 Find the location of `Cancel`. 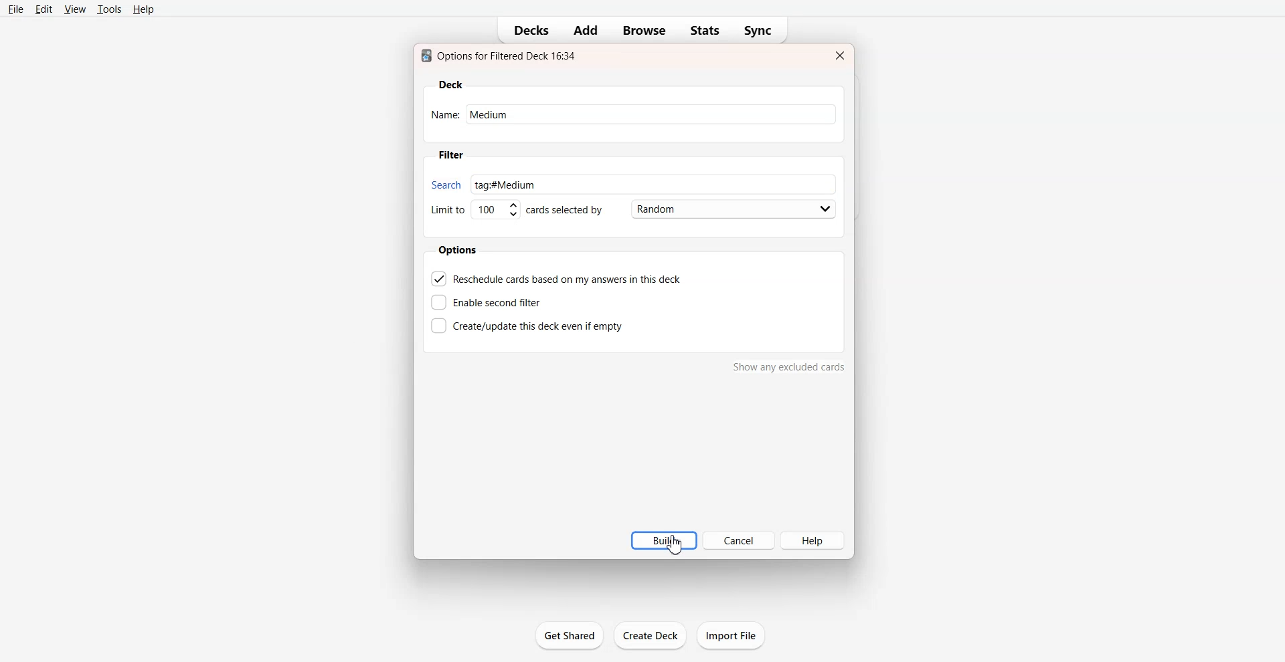

Cancel is located at coordinates (738, 540).